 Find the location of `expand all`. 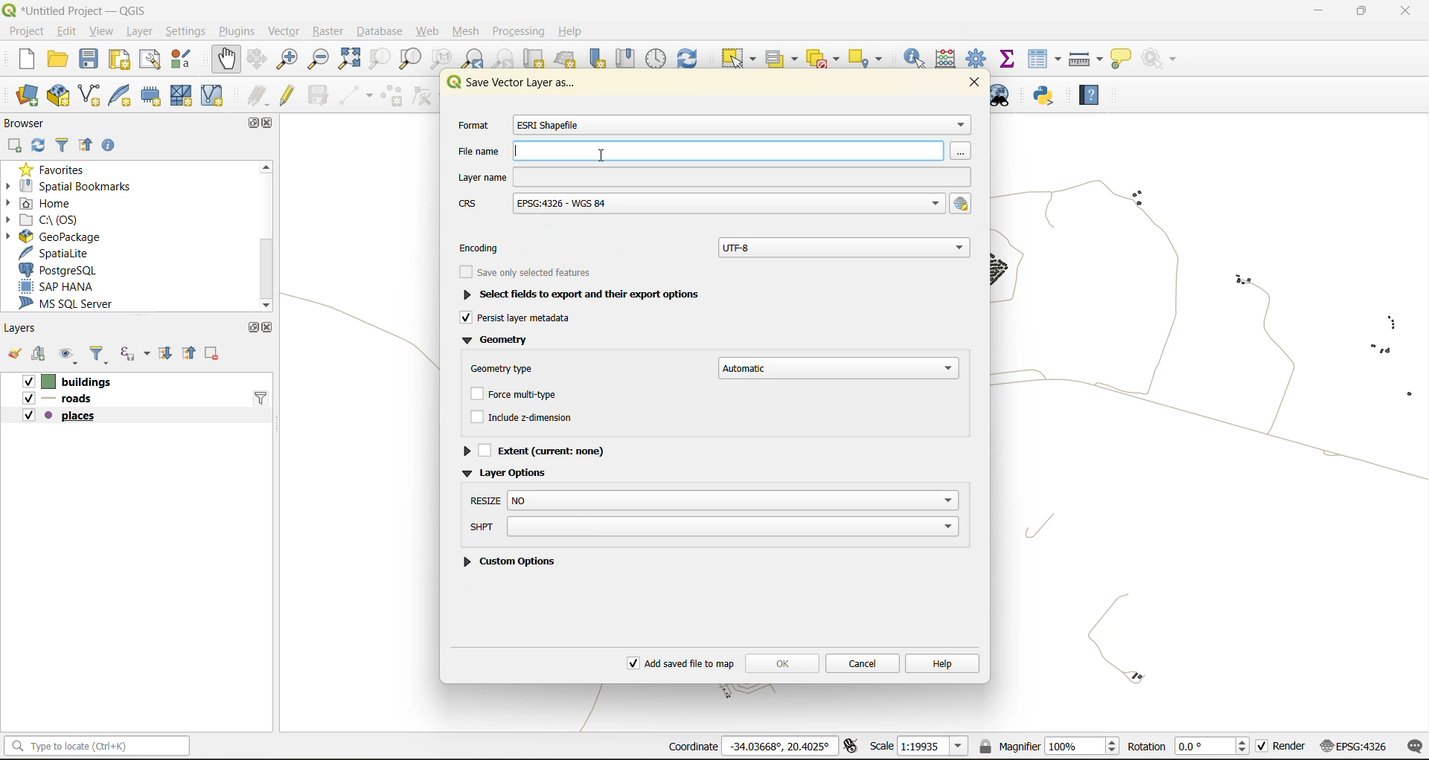

expand all is located at coordinates (167, 357).